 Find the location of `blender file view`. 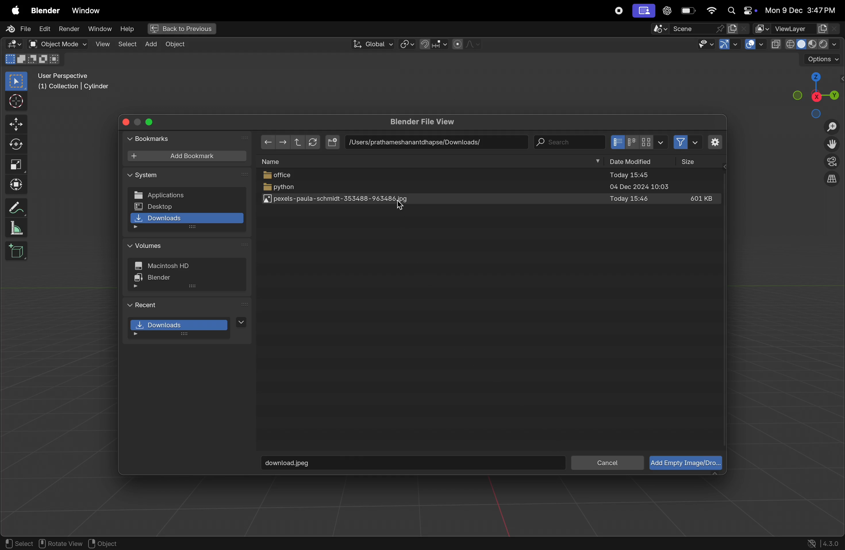

blender file view is located at coordinates (429, 122).